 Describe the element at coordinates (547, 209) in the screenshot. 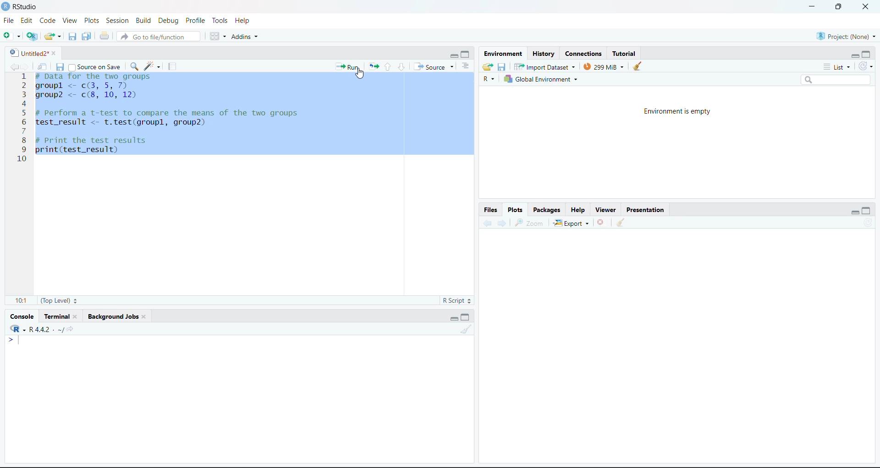

I see `Packages` at that location.